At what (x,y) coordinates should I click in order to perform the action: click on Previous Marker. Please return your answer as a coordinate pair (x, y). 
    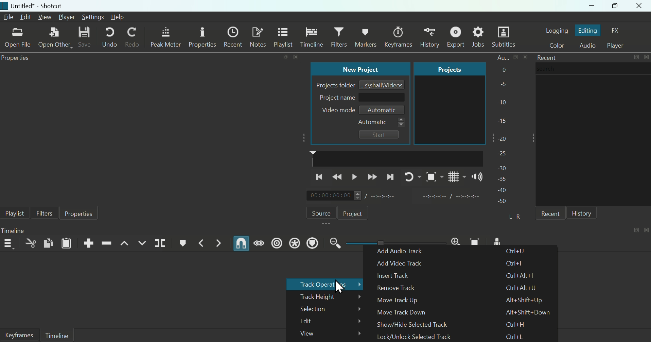
    Looking at the image, I should click on (203, 243).